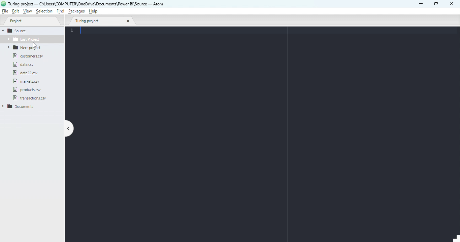 This screenshot has width=460, height=242. What do you see at coordinates (31, 56) in the screenshot?
I see `File` at bounding box center [31, 56].